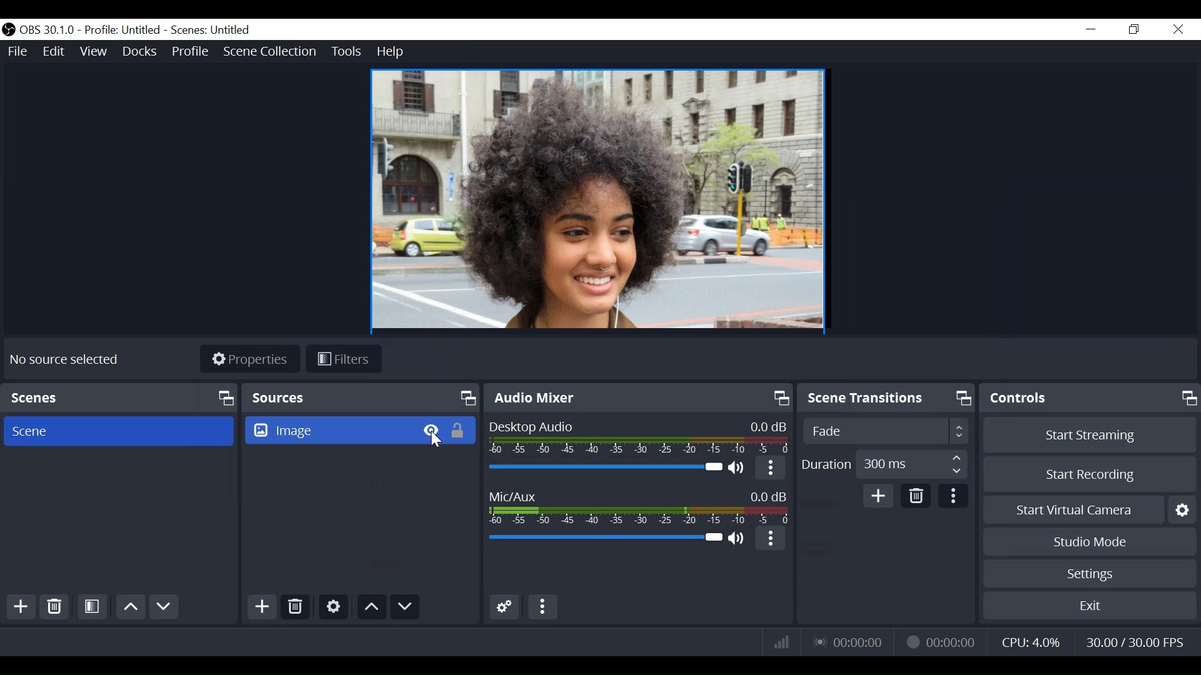 This screenshot has height=675, width=1201. What do you see at coordinates (504, 606) in the screenshot?
I see `Advanced audio settings` at bounding box center [504, 606].